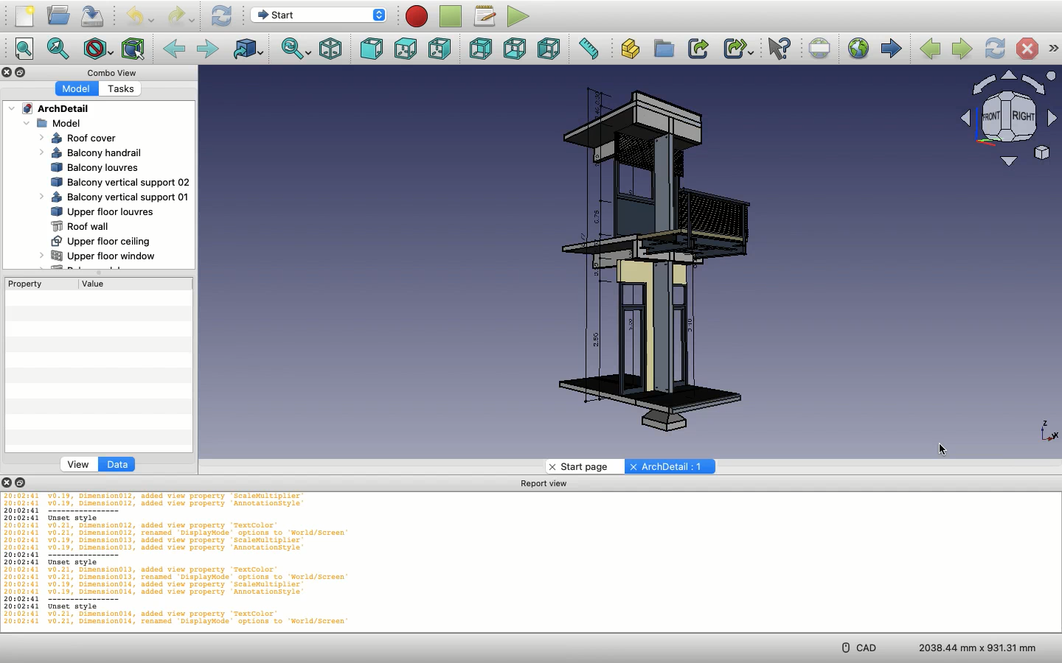 The width and height of the screenshot is (1062, 663). Describe the element at coordinates (173, 50) in the screenshot. I see `` at that location.